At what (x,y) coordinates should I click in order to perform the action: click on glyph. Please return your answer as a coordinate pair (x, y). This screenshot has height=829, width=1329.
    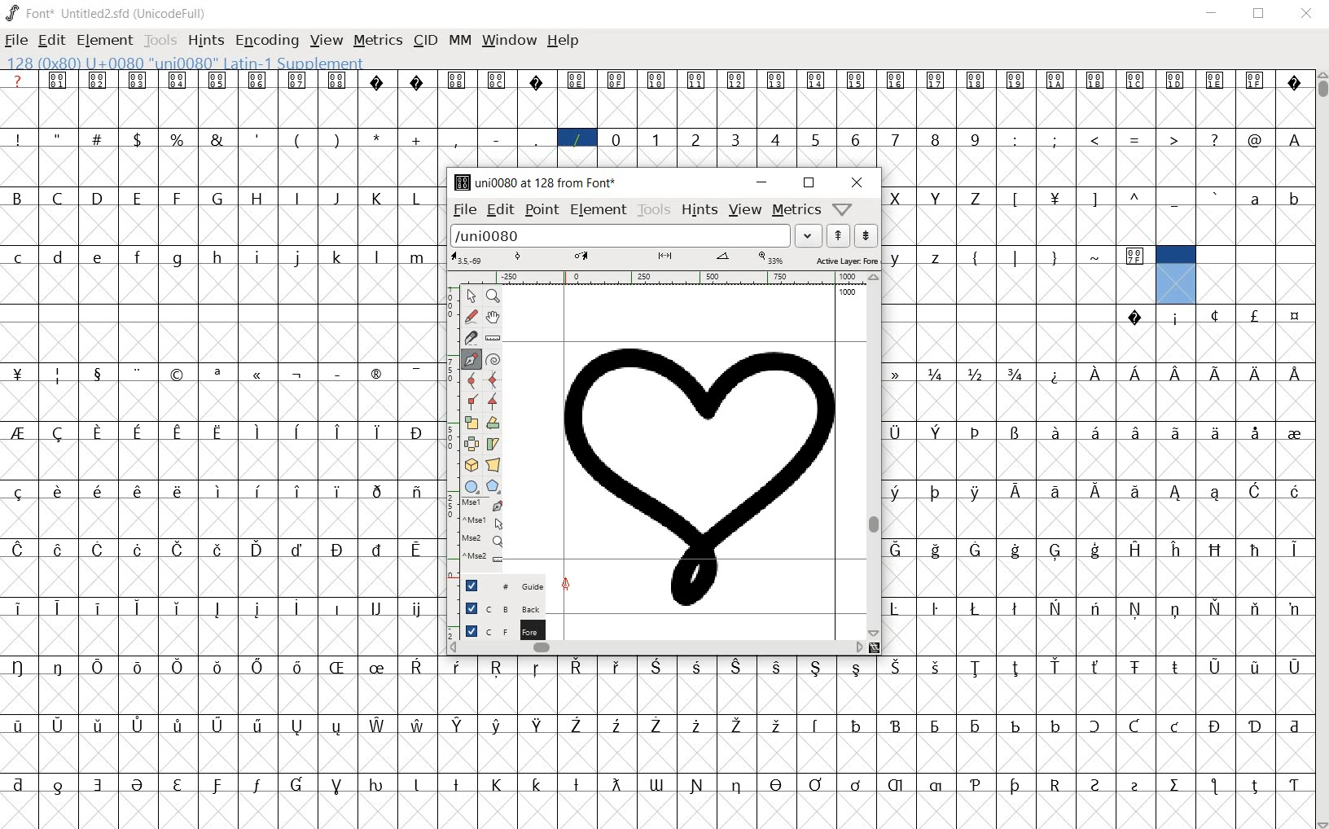
    Looking at the image, I should click on (895, 199).